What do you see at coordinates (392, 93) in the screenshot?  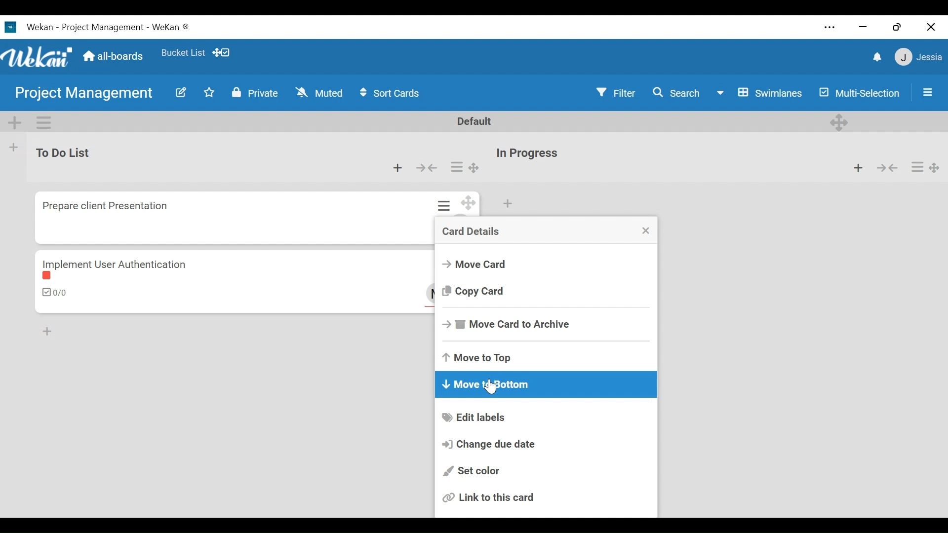 I see `Sort Cards` at bounding box center [392, 93].